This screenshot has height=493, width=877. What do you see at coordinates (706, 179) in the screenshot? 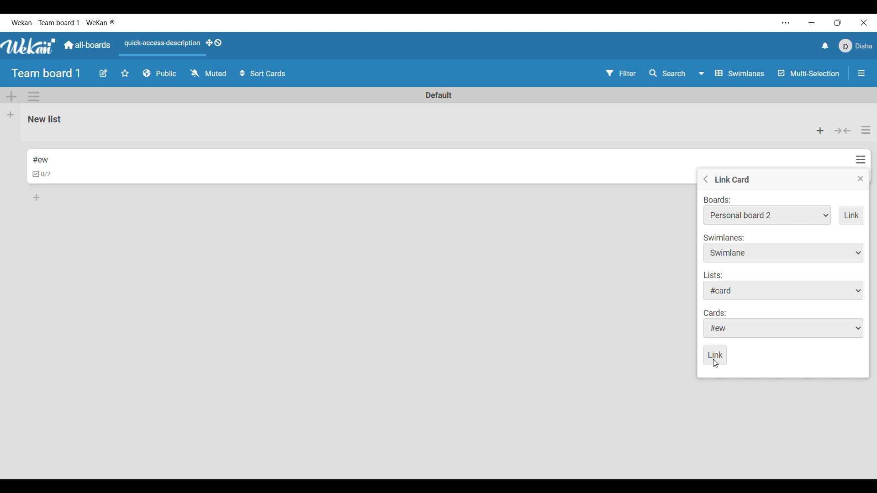
I see `Go to previous menu` at bounding box center [706, 179].